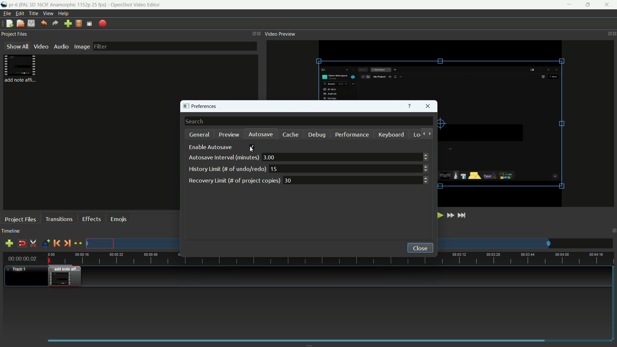 This screenshot has height=347, width=617. Describe the element at coordinates (613, 230) in the screenshot. I see `change layout` at that location.